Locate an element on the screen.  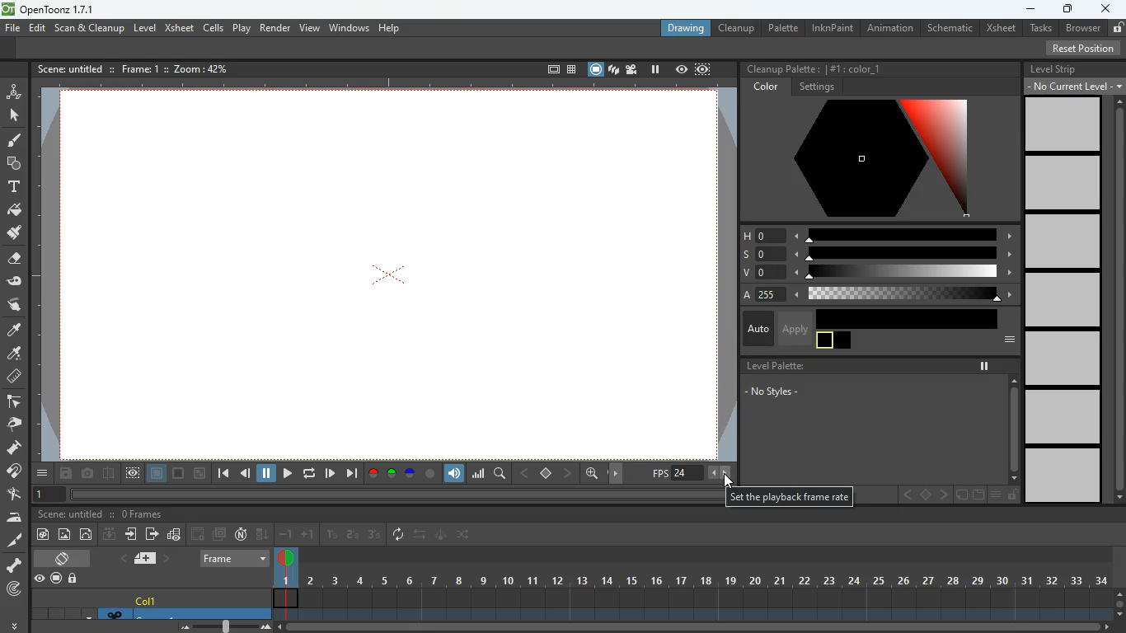
color is located at coordinates (863, 159).